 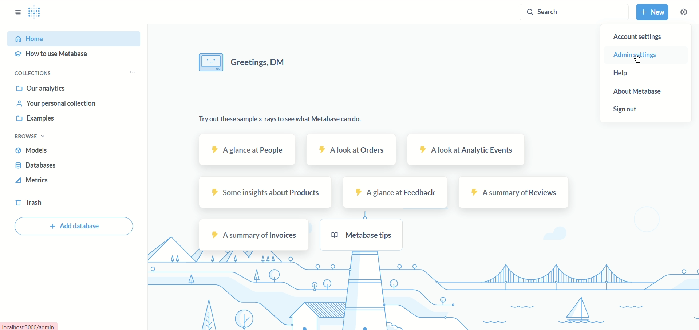 What do you see at coordinates (273, 117) in the screenshot?
I see `Try out these samples x-rays to see what Metabase can do` at bounding box center [273, 117].